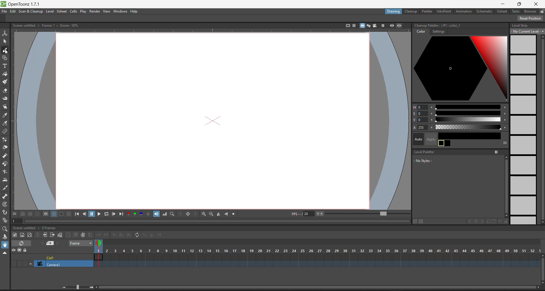  Describe the element at coordinates (49, 243) in the screenshot. I see `add new memo` at that location.